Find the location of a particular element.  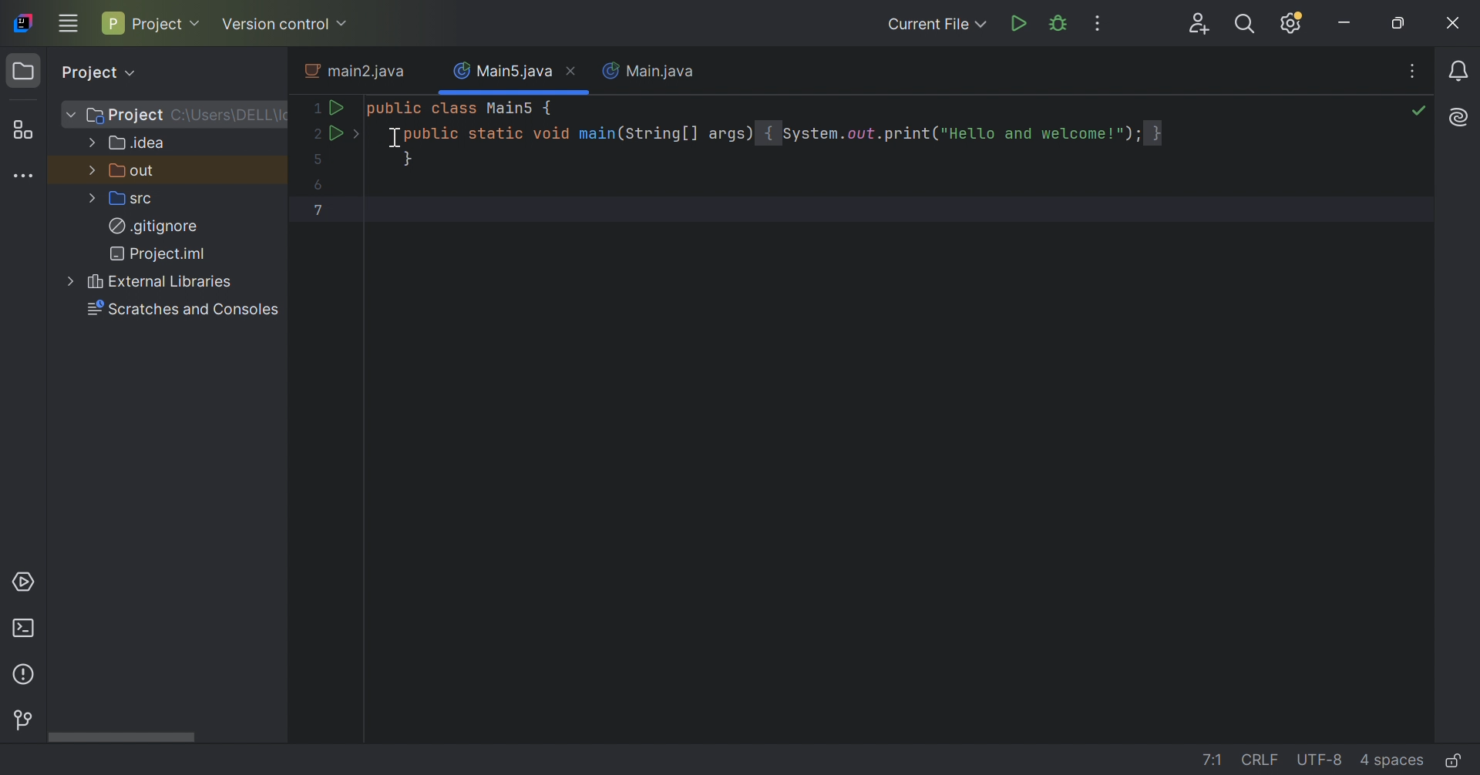

Updates available. IDE and Project Settings. is located at coordinates (1290, 22).